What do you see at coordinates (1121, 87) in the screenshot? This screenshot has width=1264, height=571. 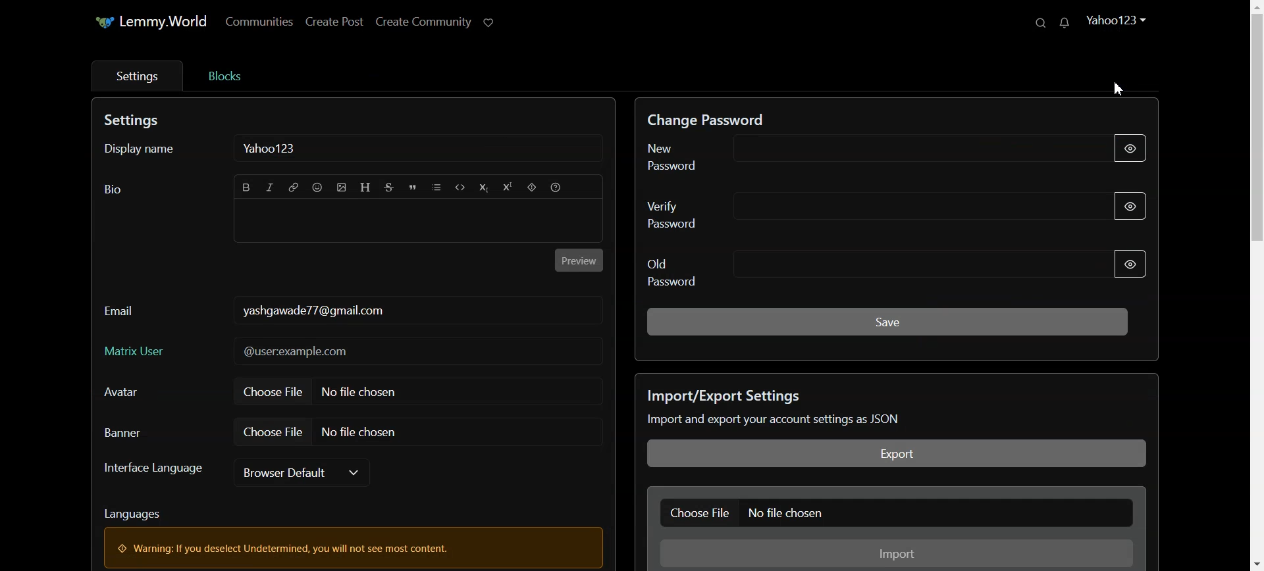 I see `Cursor` at bounding box center [1121, 87].